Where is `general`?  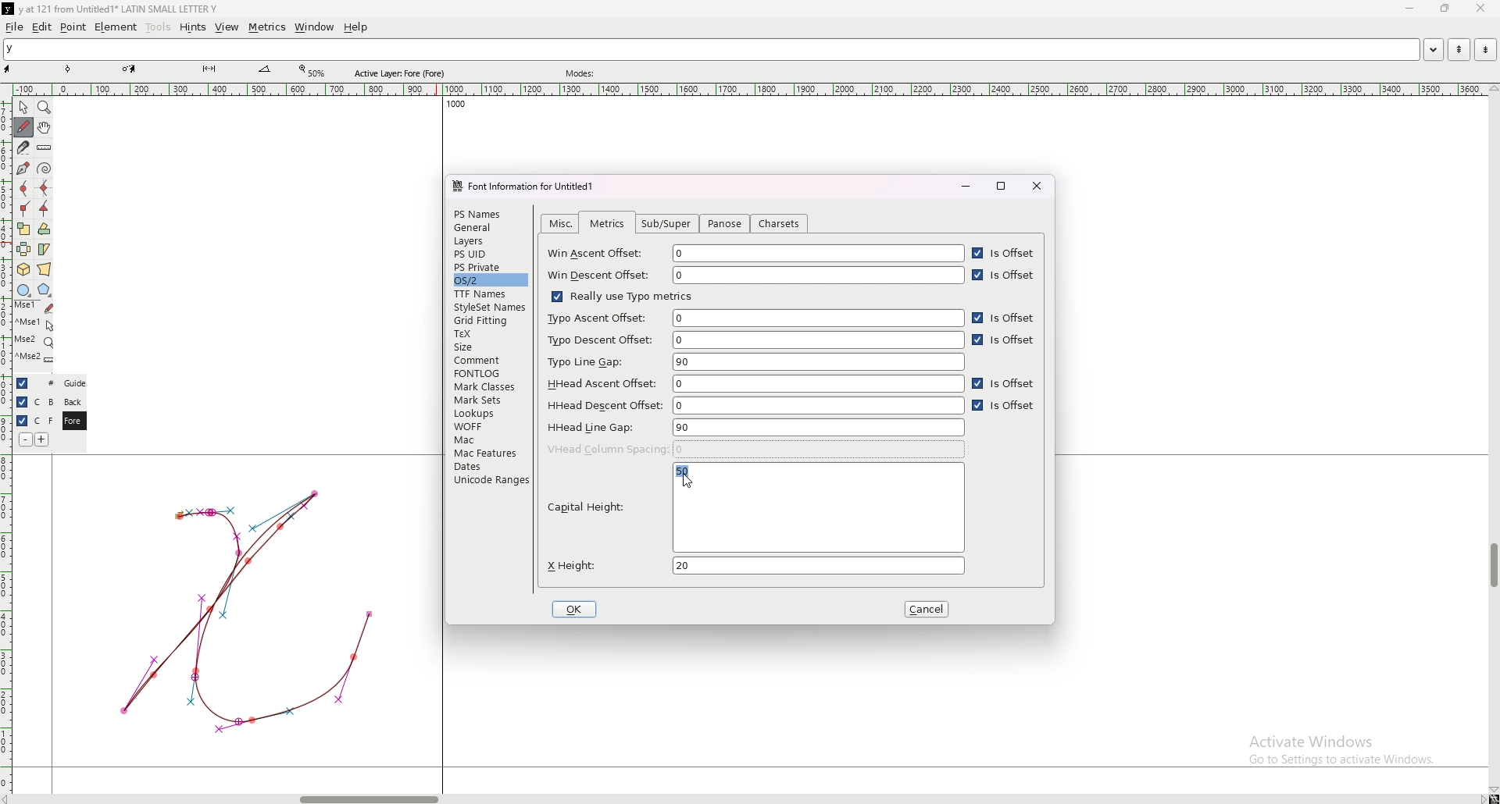
general is located at coordinates (490, 229).